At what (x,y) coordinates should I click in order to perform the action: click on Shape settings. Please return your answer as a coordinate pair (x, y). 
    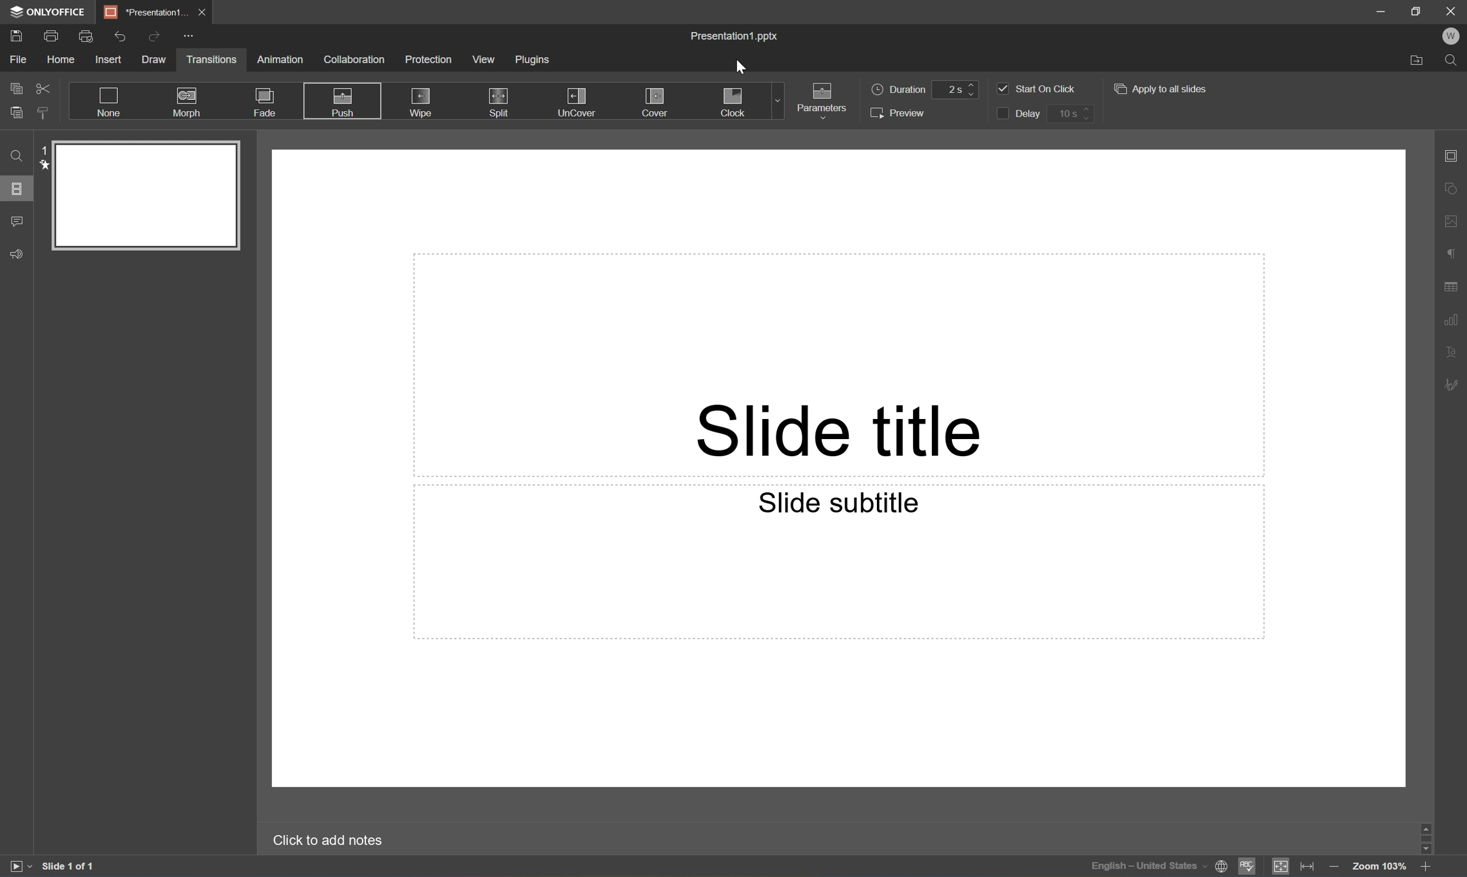
    Looking at the image, I should click on (1453, 187).